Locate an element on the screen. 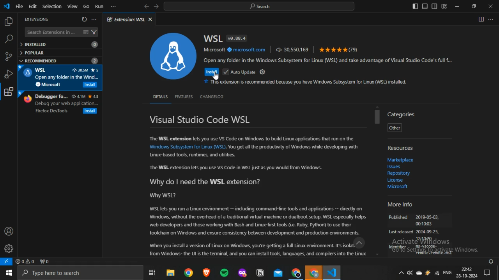 The image size is (499, 280). notifications is located at coordinates (492, 261).